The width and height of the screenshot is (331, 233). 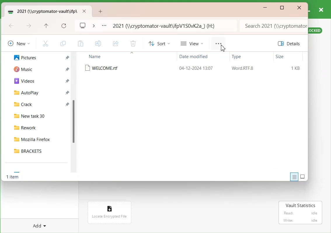 What do you see at coordinates (100, 11) in the screenshot?
I see `Add new Tab` at bounding box center [100, 11].